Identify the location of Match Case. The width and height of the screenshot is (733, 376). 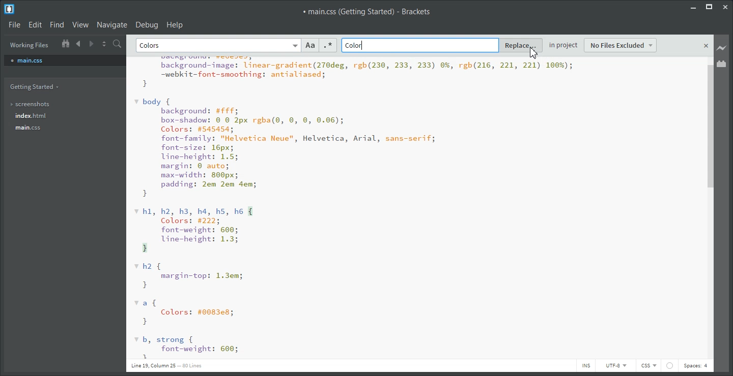
(311, 45).